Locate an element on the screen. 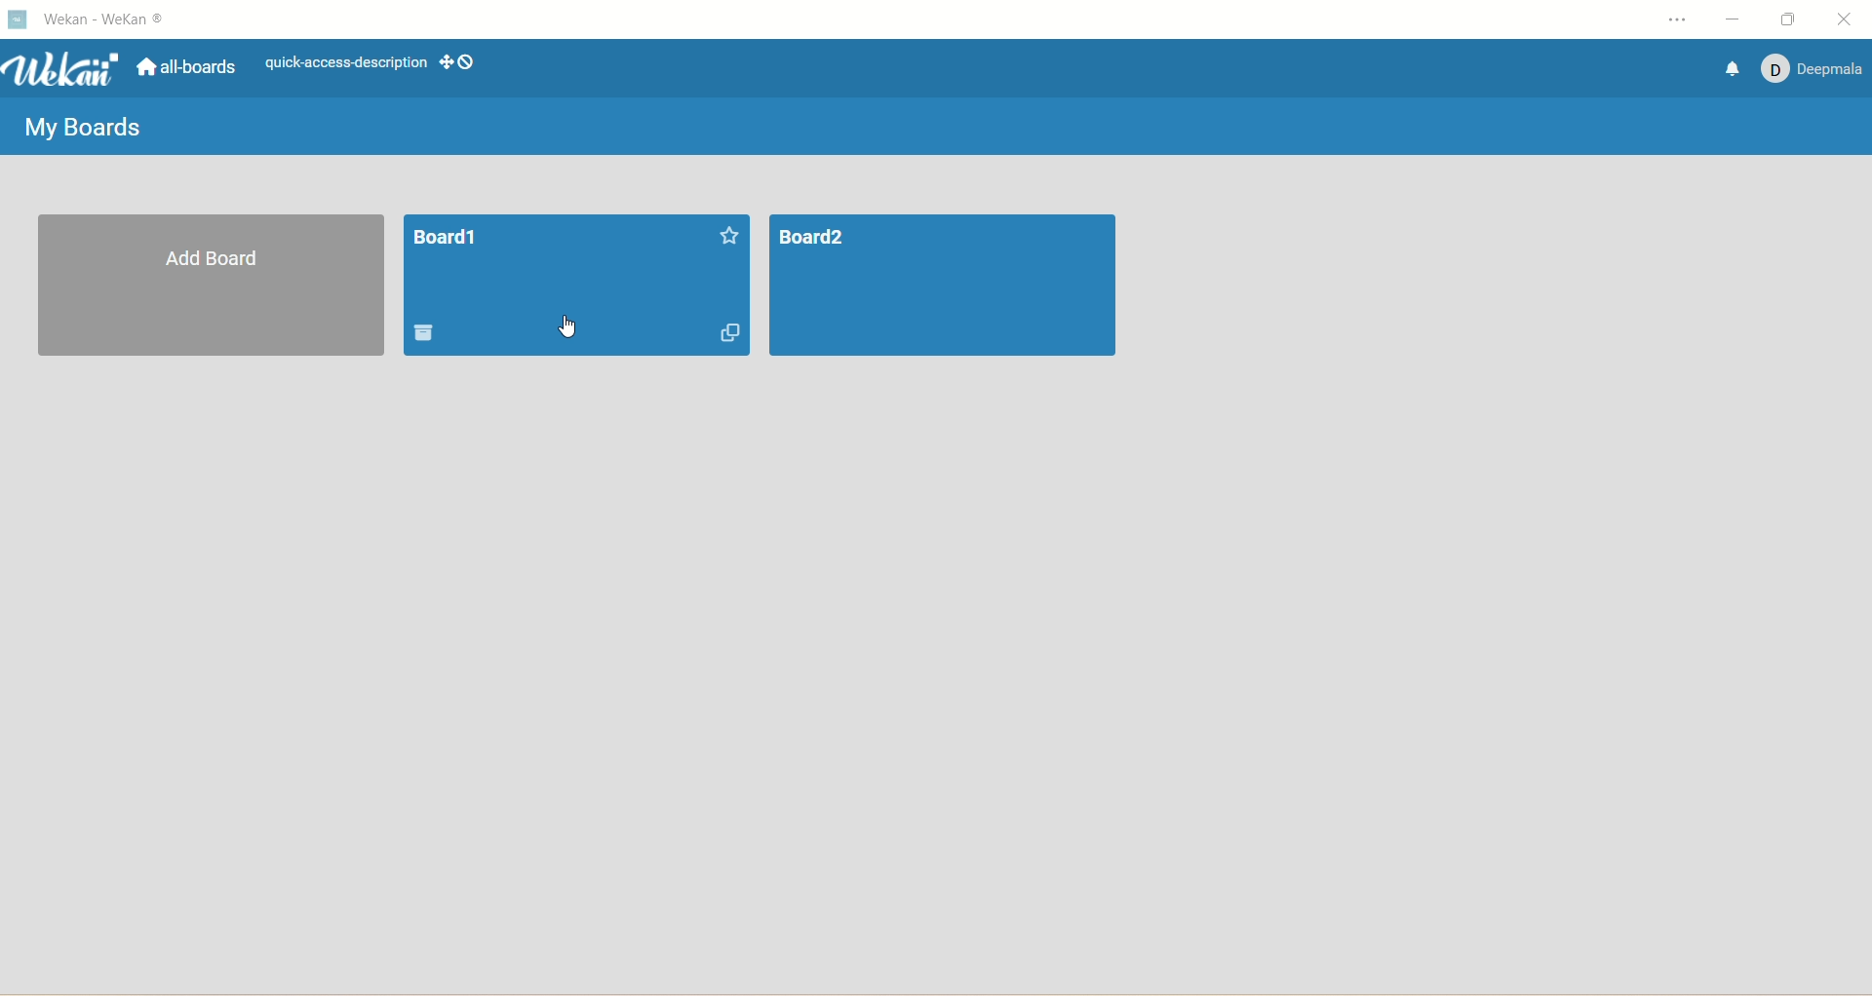  cursor is located at coordinates (565, 323).